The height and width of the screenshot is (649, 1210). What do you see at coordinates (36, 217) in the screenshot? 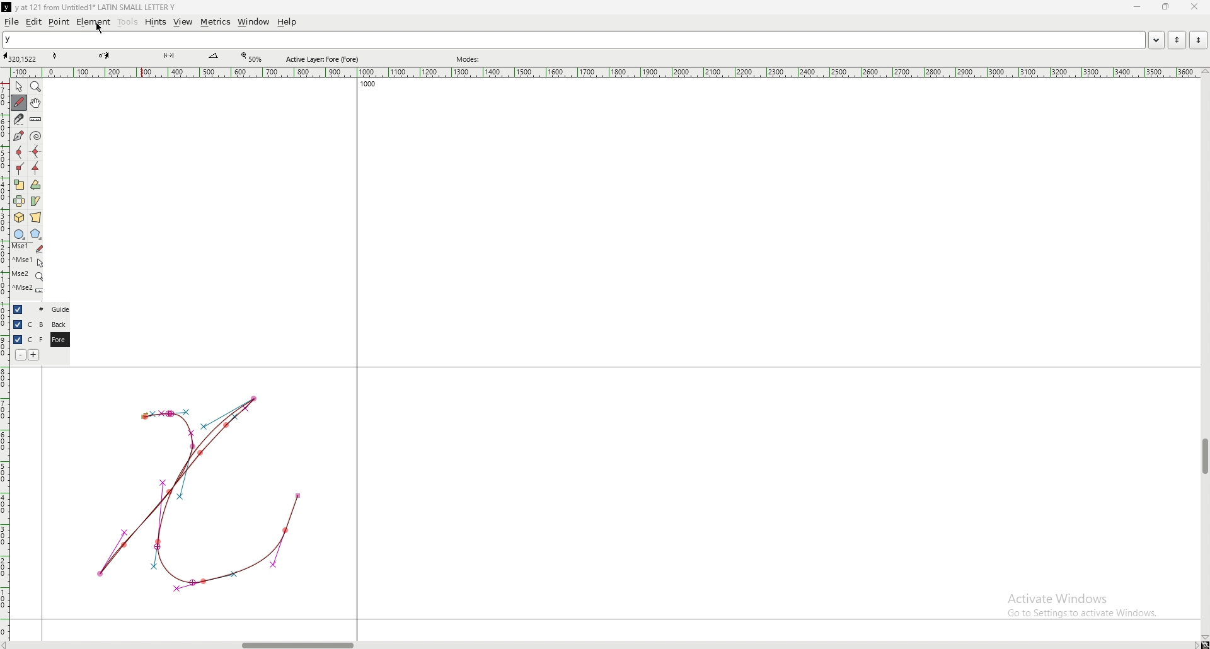
I see `perform a perspective transformation` at bounding box center [36, 217].